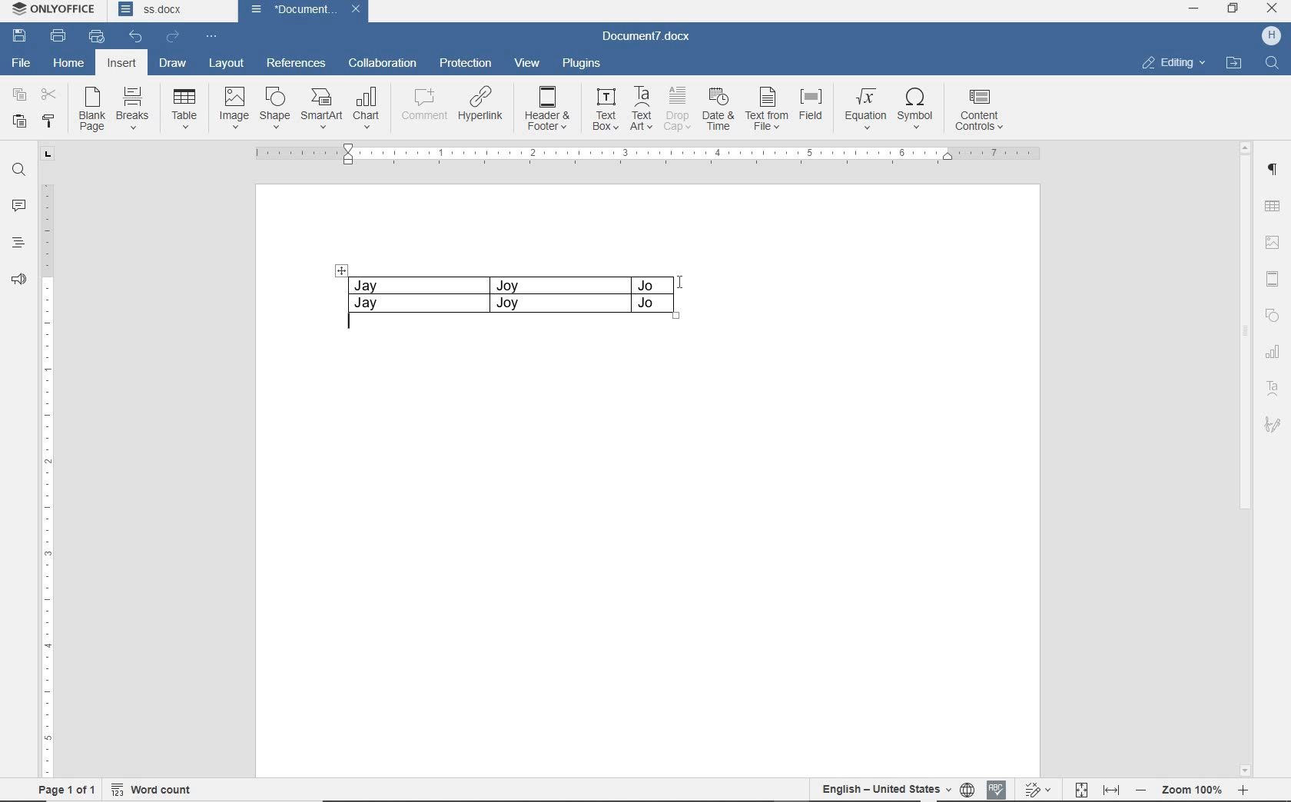  Describe the element at coordinates (132, 105) in the screenshot. I see `BREAKS` at that location.